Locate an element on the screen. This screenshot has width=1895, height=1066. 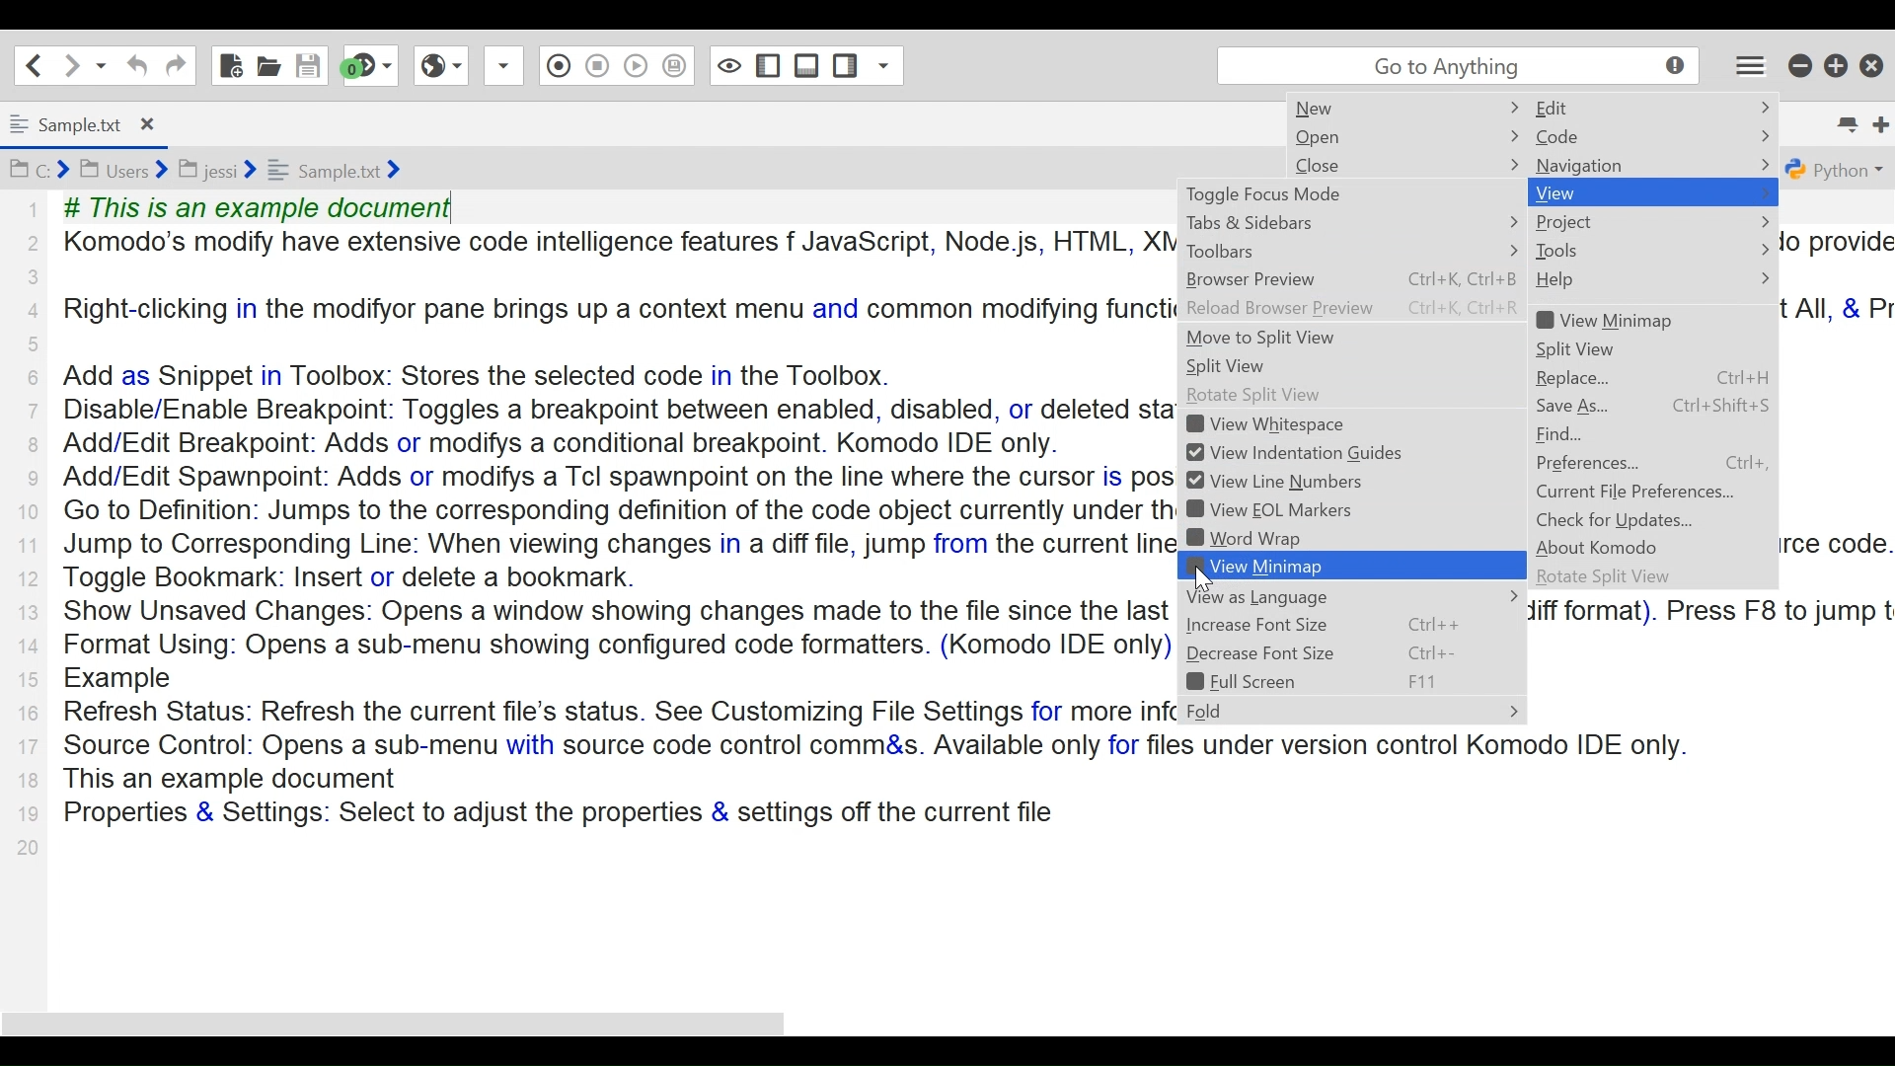
Decrease Font Size is located at coordinates (1350, 653).